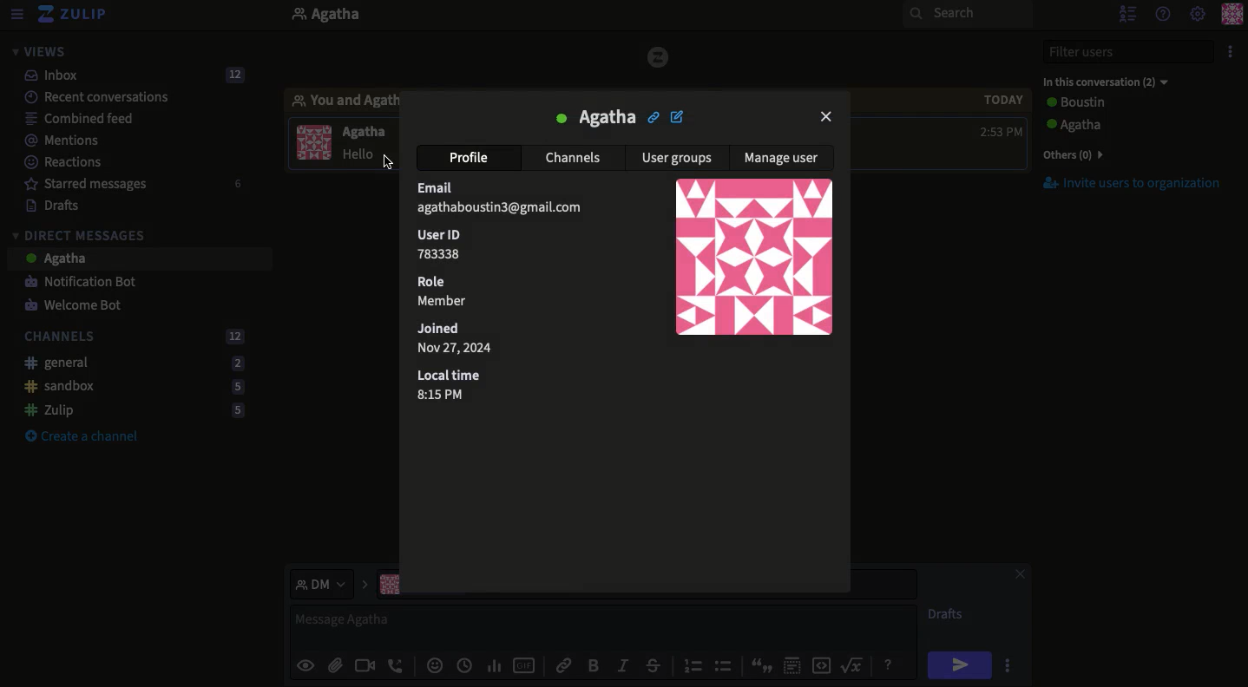 This screenshot has width=1248, height=687. Describe the element at coordinates (342, 100) in the screenshot. I see `you and agatha` at that location.